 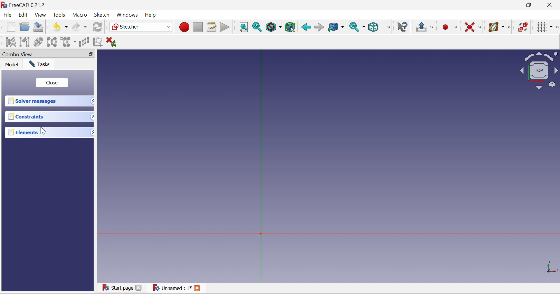 I want to click on Help, so click(x=150, y=15).